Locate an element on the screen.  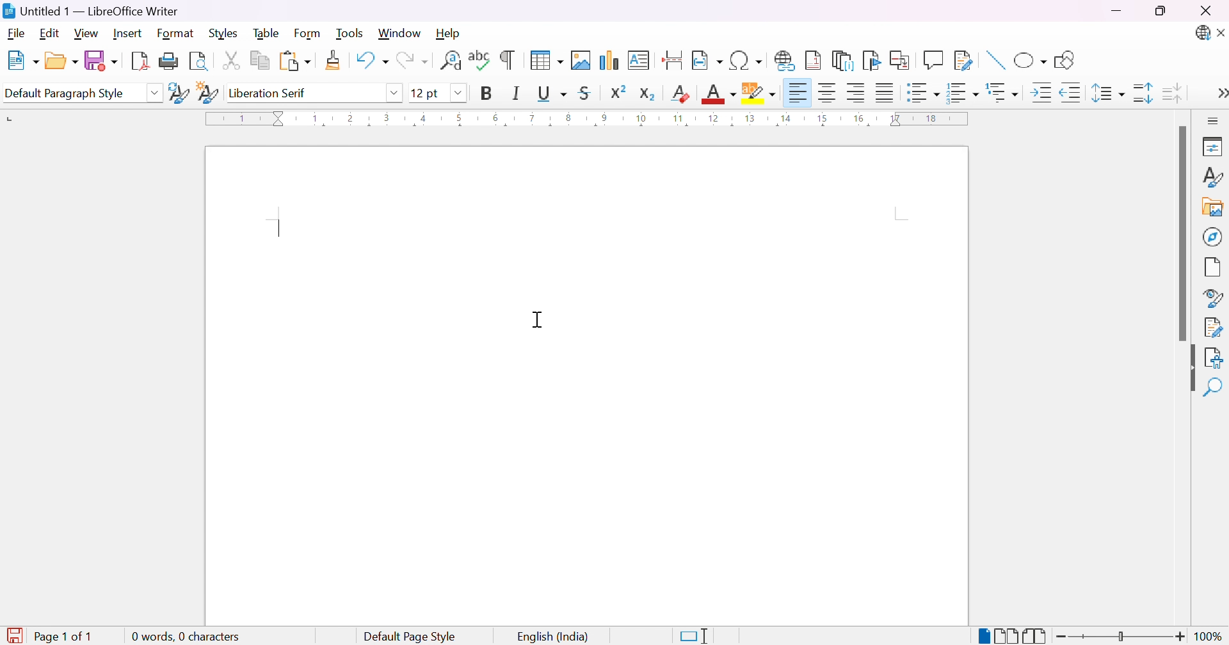
Navigator is located at coordinates (1213, 236).